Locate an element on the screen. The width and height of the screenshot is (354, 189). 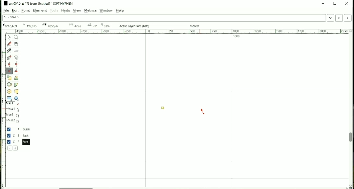
Add a corner point is located at coordinates (9, 71).